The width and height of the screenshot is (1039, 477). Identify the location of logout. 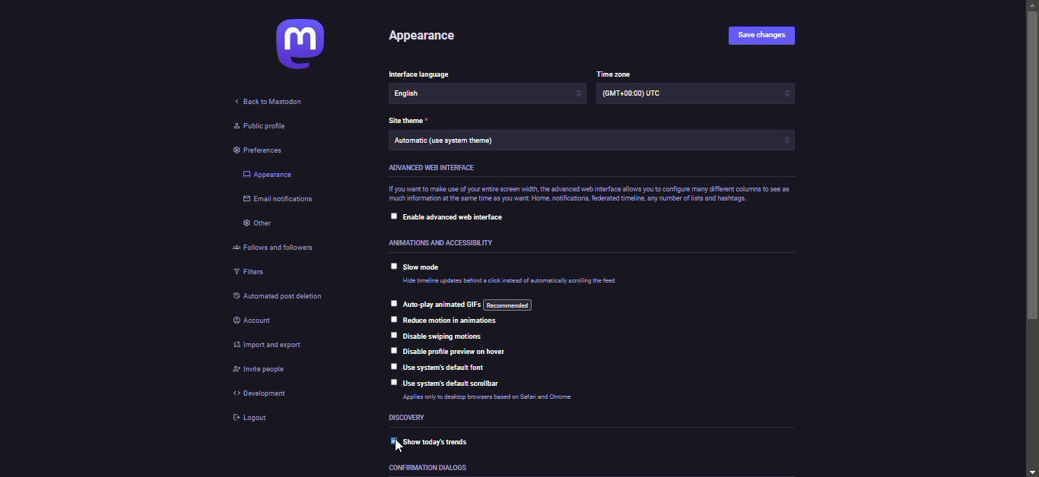
(253, 419).